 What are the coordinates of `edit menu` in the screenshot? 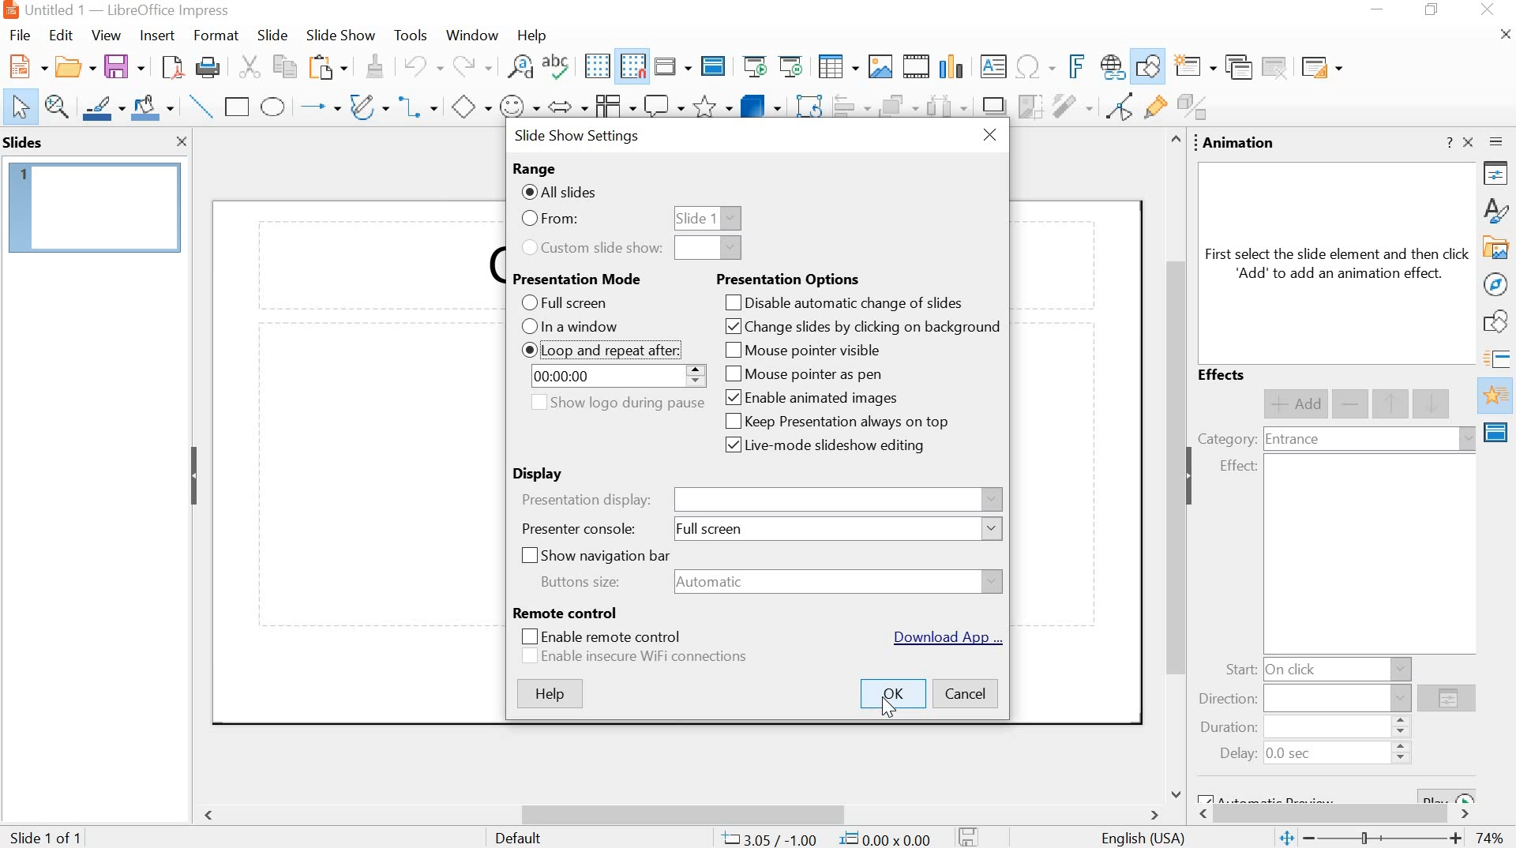 It's located at (61, 36).